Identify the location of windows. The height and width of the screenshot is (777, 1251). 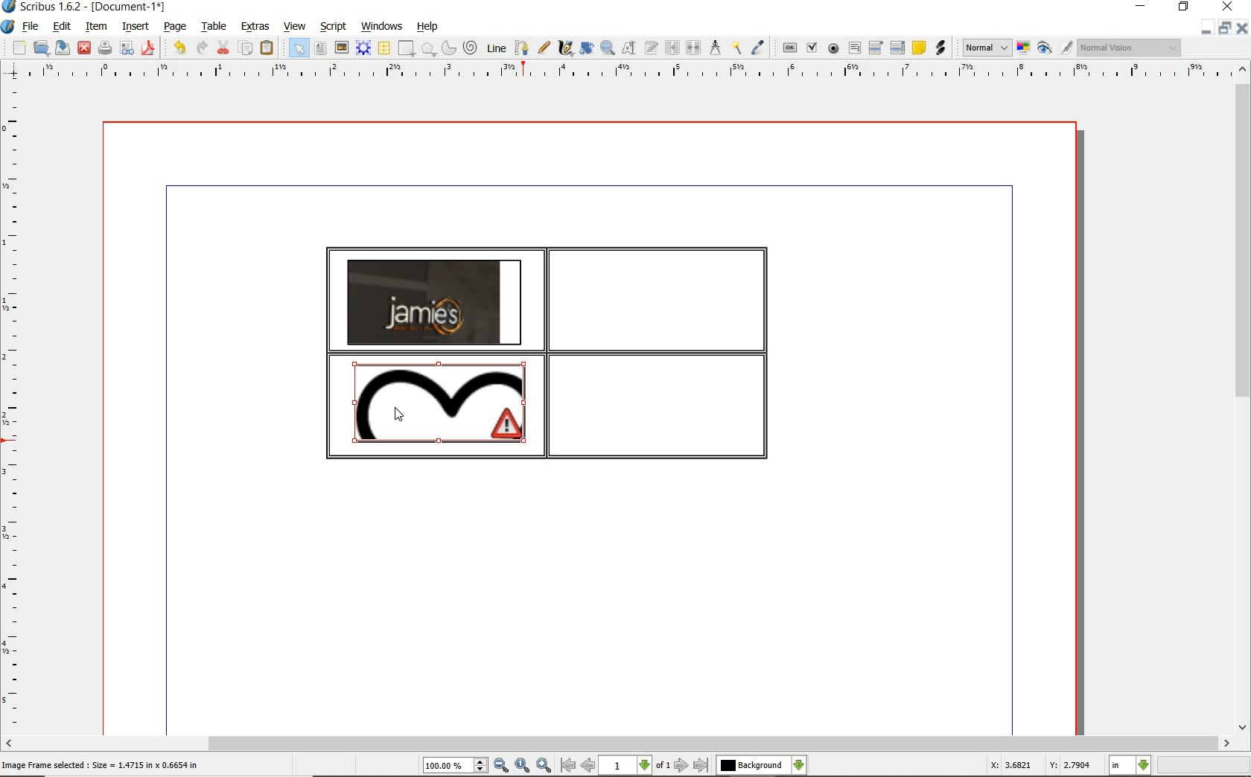
(381, 27).